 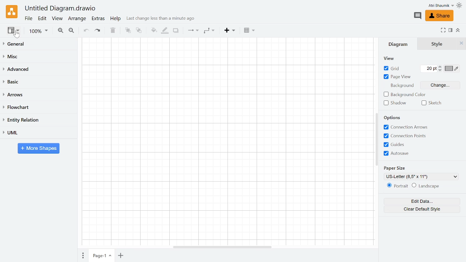 What do you see at coordinates (397, 77) in the screenshot?
I see `page view` at bounding box center [397, 77].